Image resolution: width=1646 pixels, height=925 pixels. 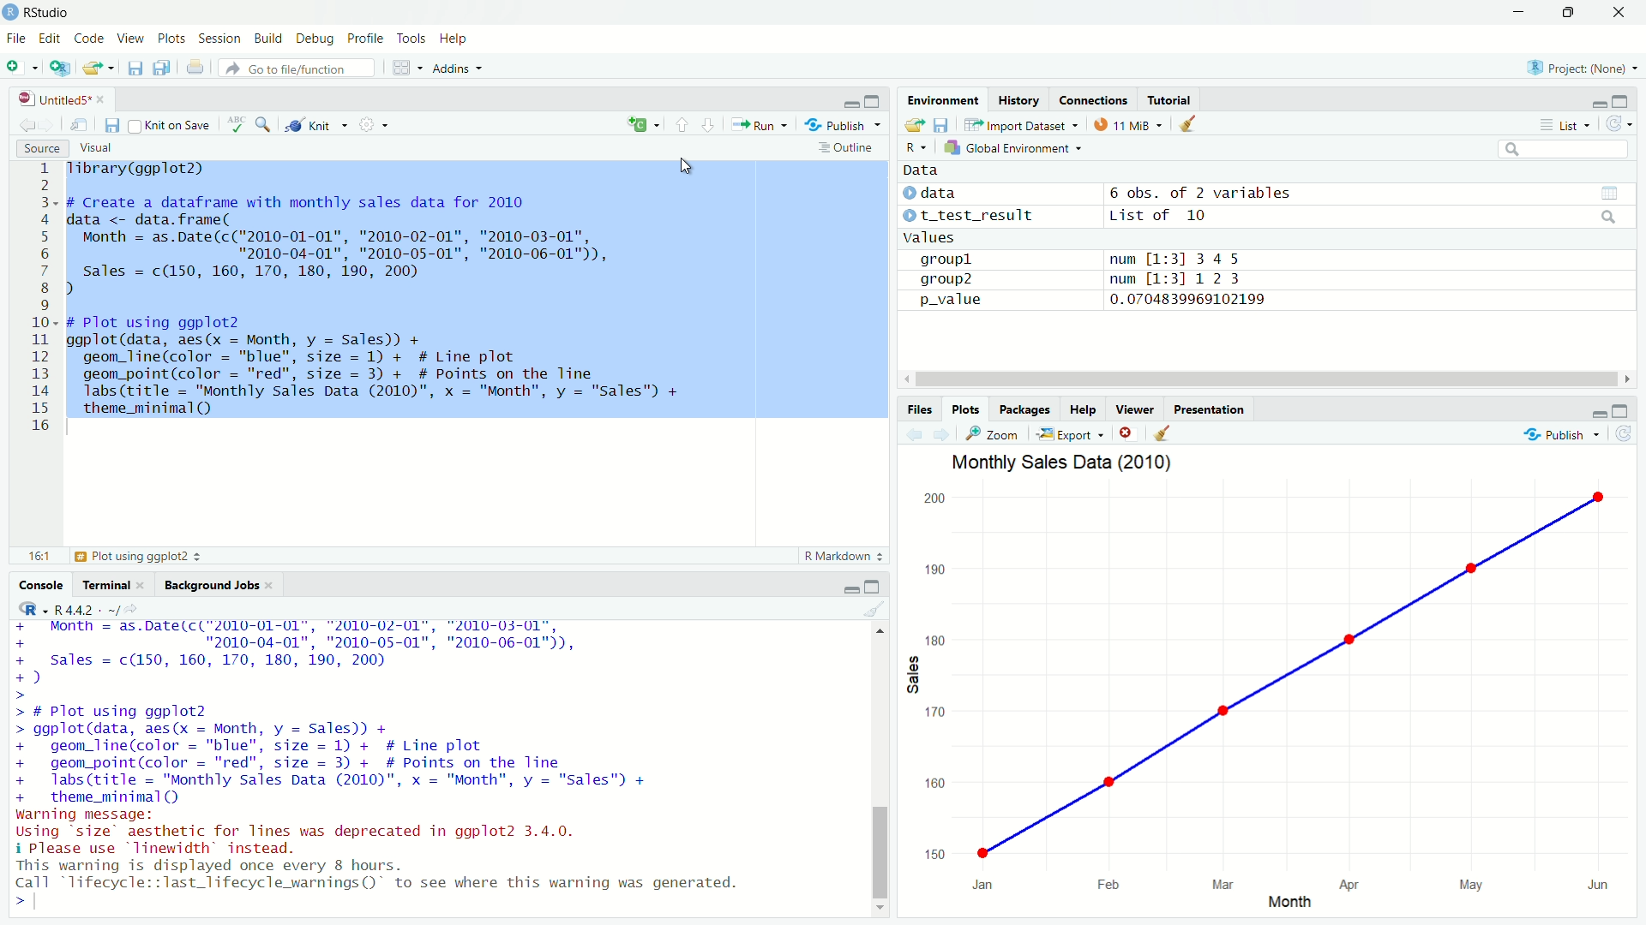 What do you see at coordinates (62, 97) in the screenshot?
I see ` Untitleds` at bounding box center [62, 97].